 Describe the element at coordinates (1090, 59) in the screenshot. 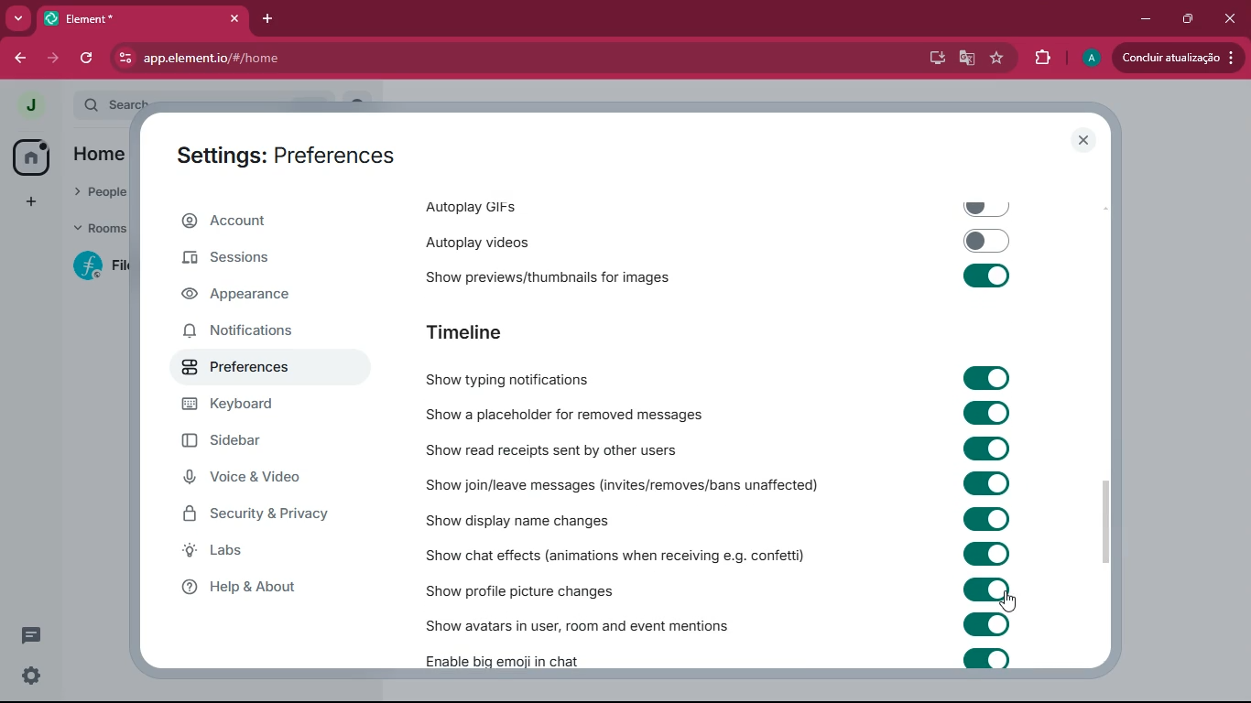

I see `profile picture` at that location.